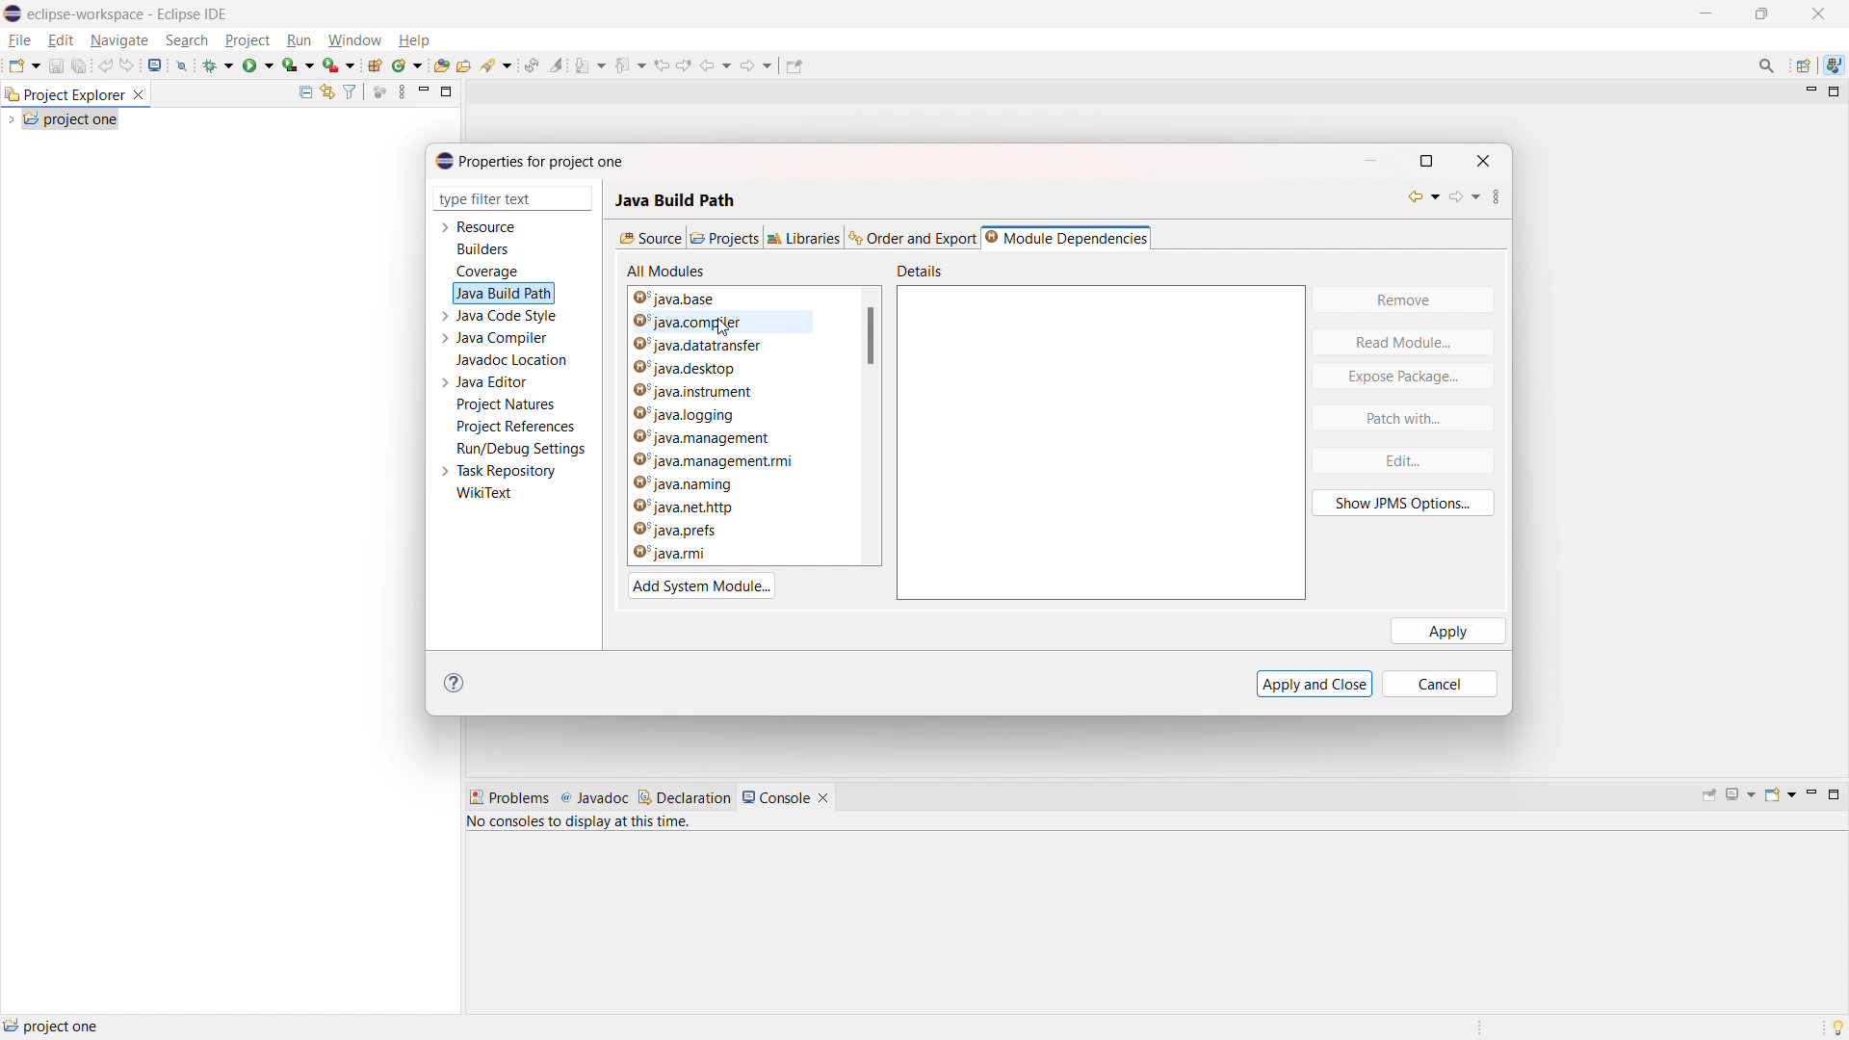 The image size is (1849, 1040). What do you see at coordinates (20, 40) in the screenshot?
I see `file` at bounding box center [20, 40].